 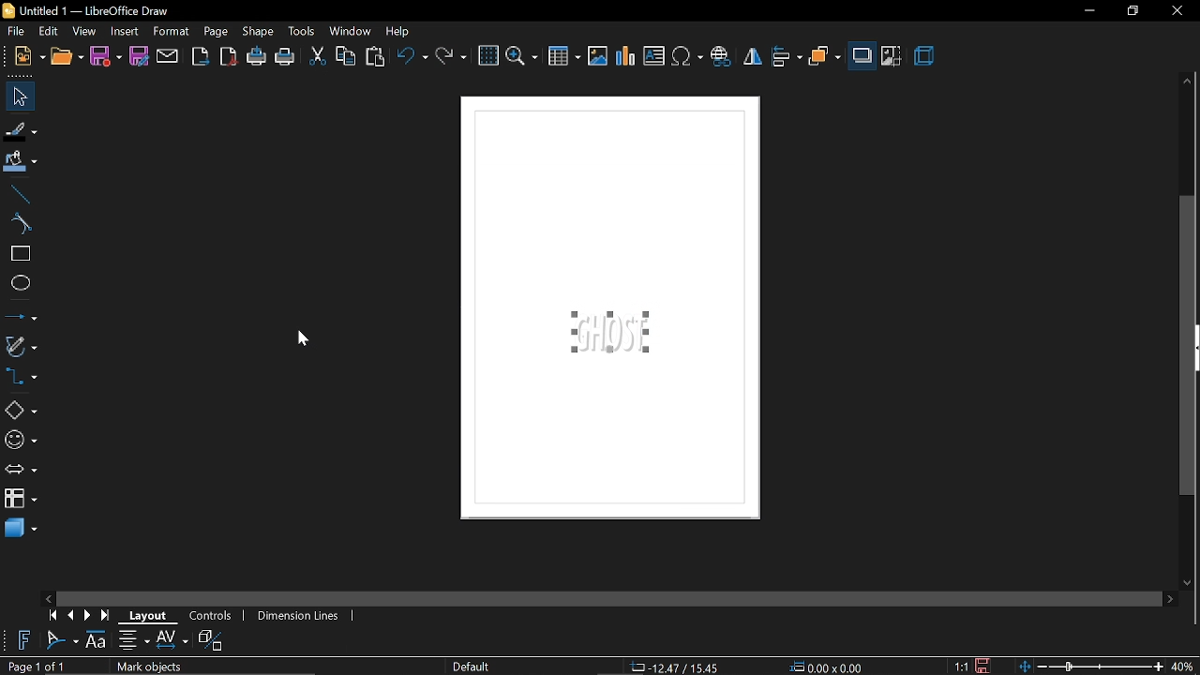 What do you see at coordinates (891, 57) in the screenshot?
I see `crop` at bounding box center [891, 57].